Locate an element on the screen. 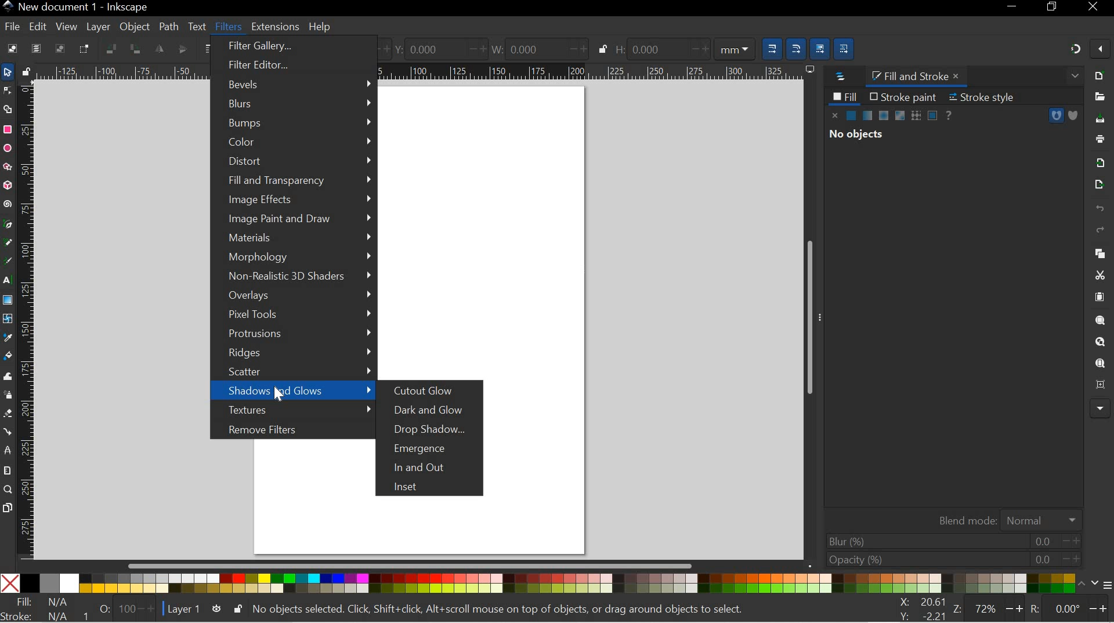 Image resolution: width=1114 pixels, height=623 pixels. Cursor is located at coordinates (278, 397).